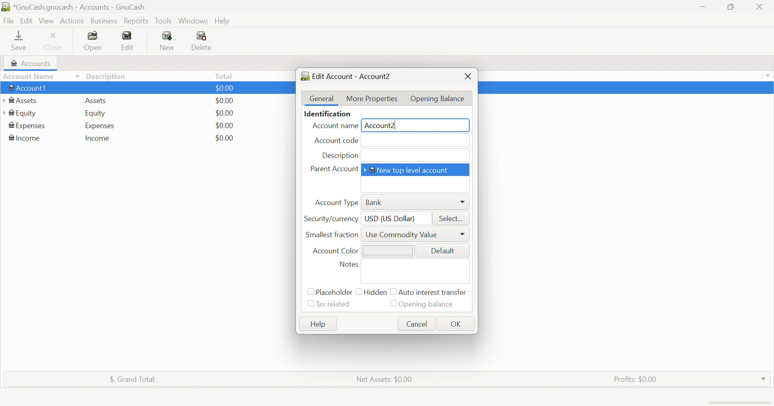 The image size is (774, 406). Describe the element at coordinates (26, 138) in the screenshot. I see `Income` at that location.